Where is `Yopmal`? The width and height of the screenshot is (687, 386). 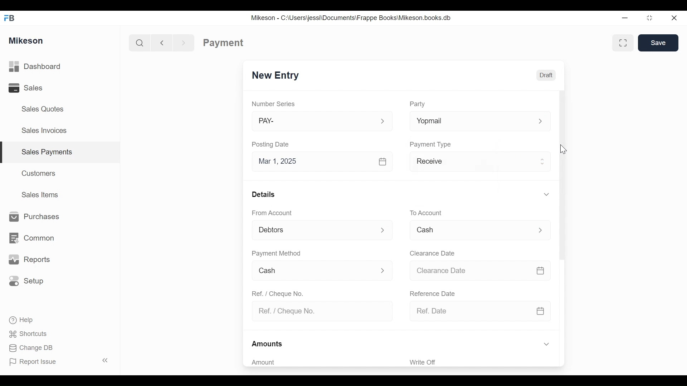 Yopmal is located at coordinates (481, 121).